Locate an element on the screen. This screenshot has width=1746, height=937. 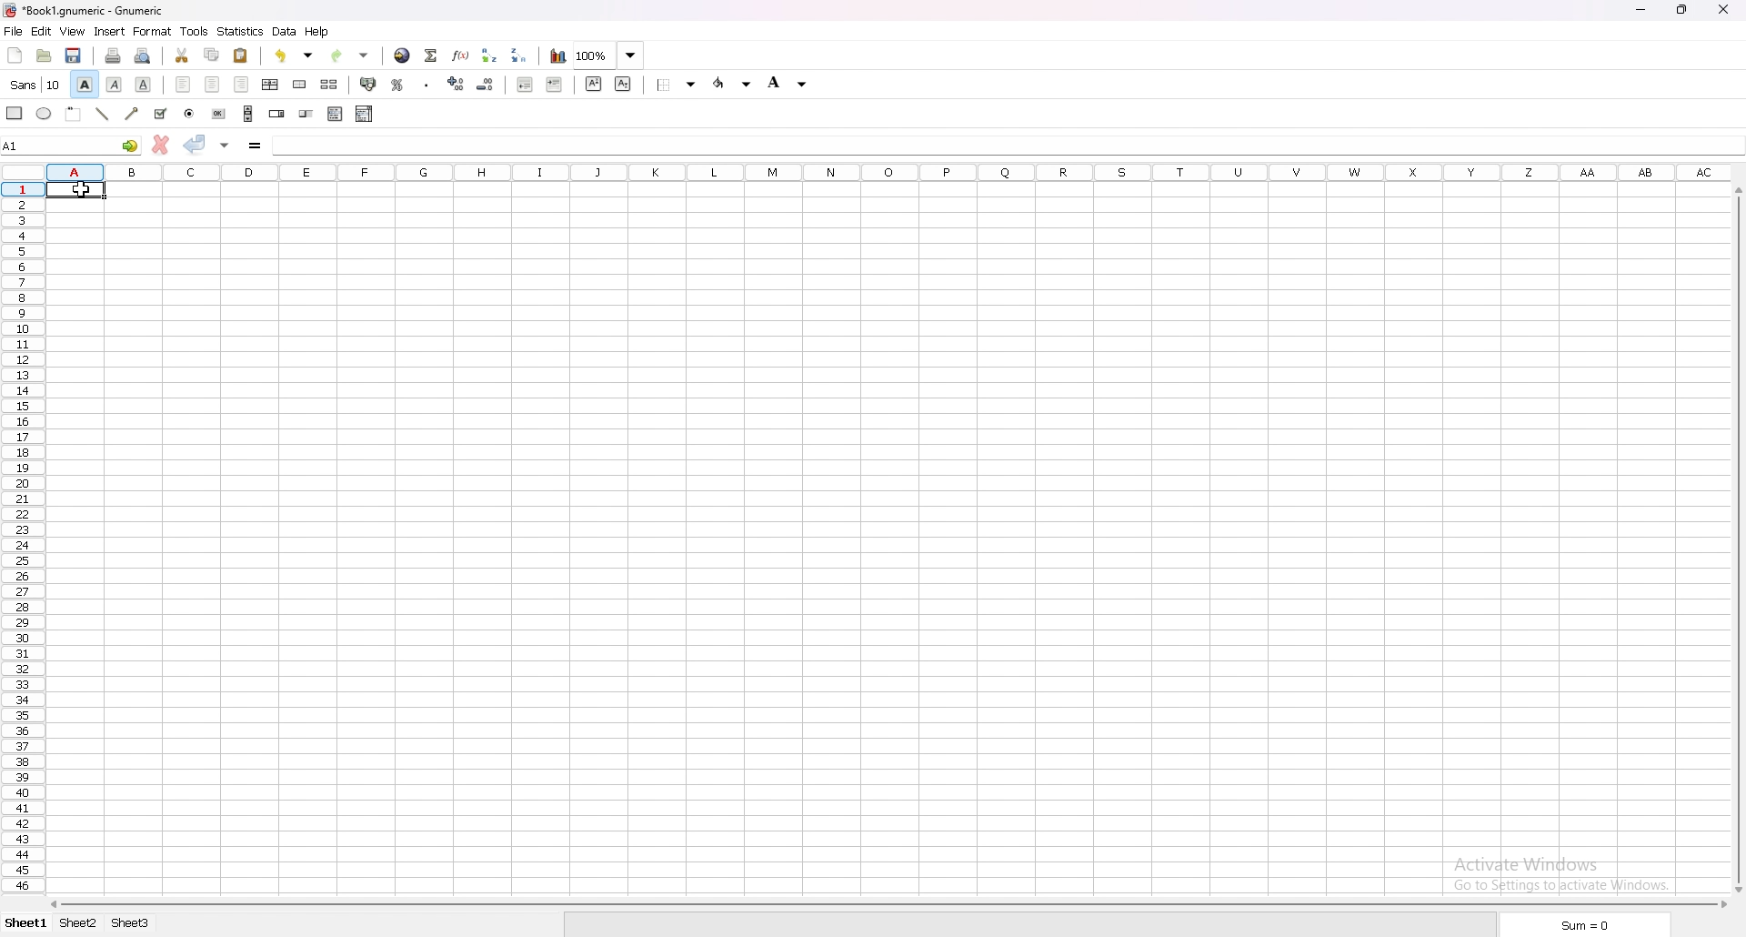
cell input is located at coordinates (1007, 144).